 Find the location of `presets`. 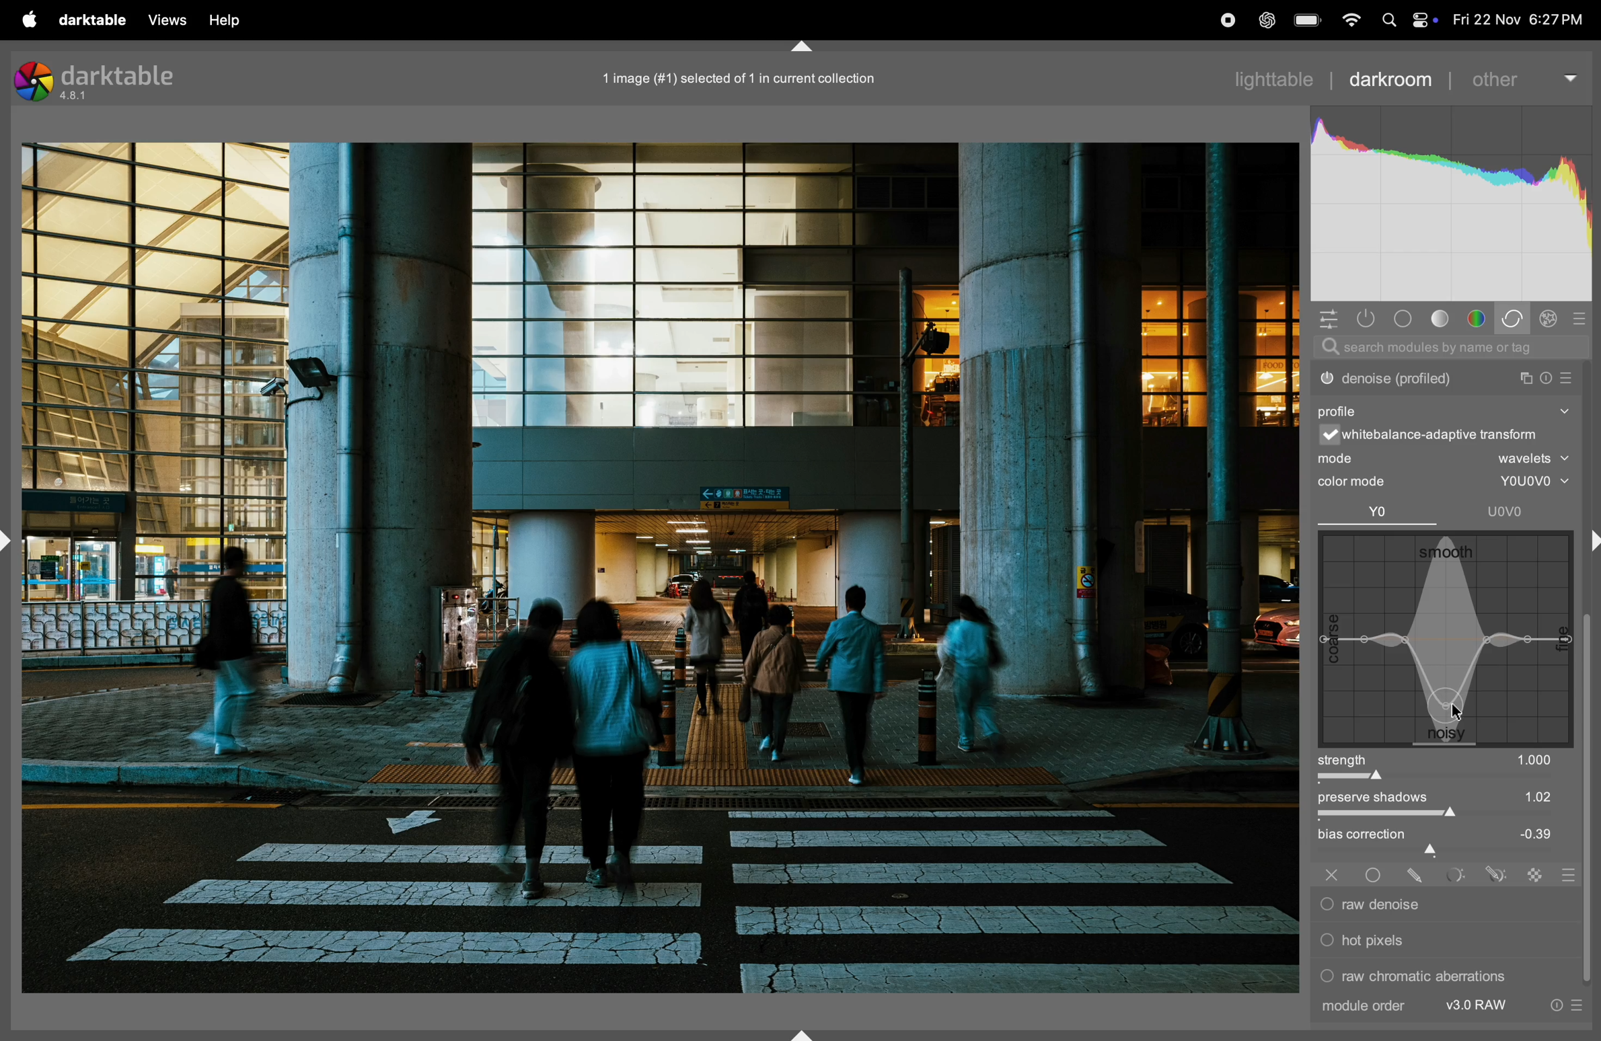

presets is located at coordinates (1579, 319).